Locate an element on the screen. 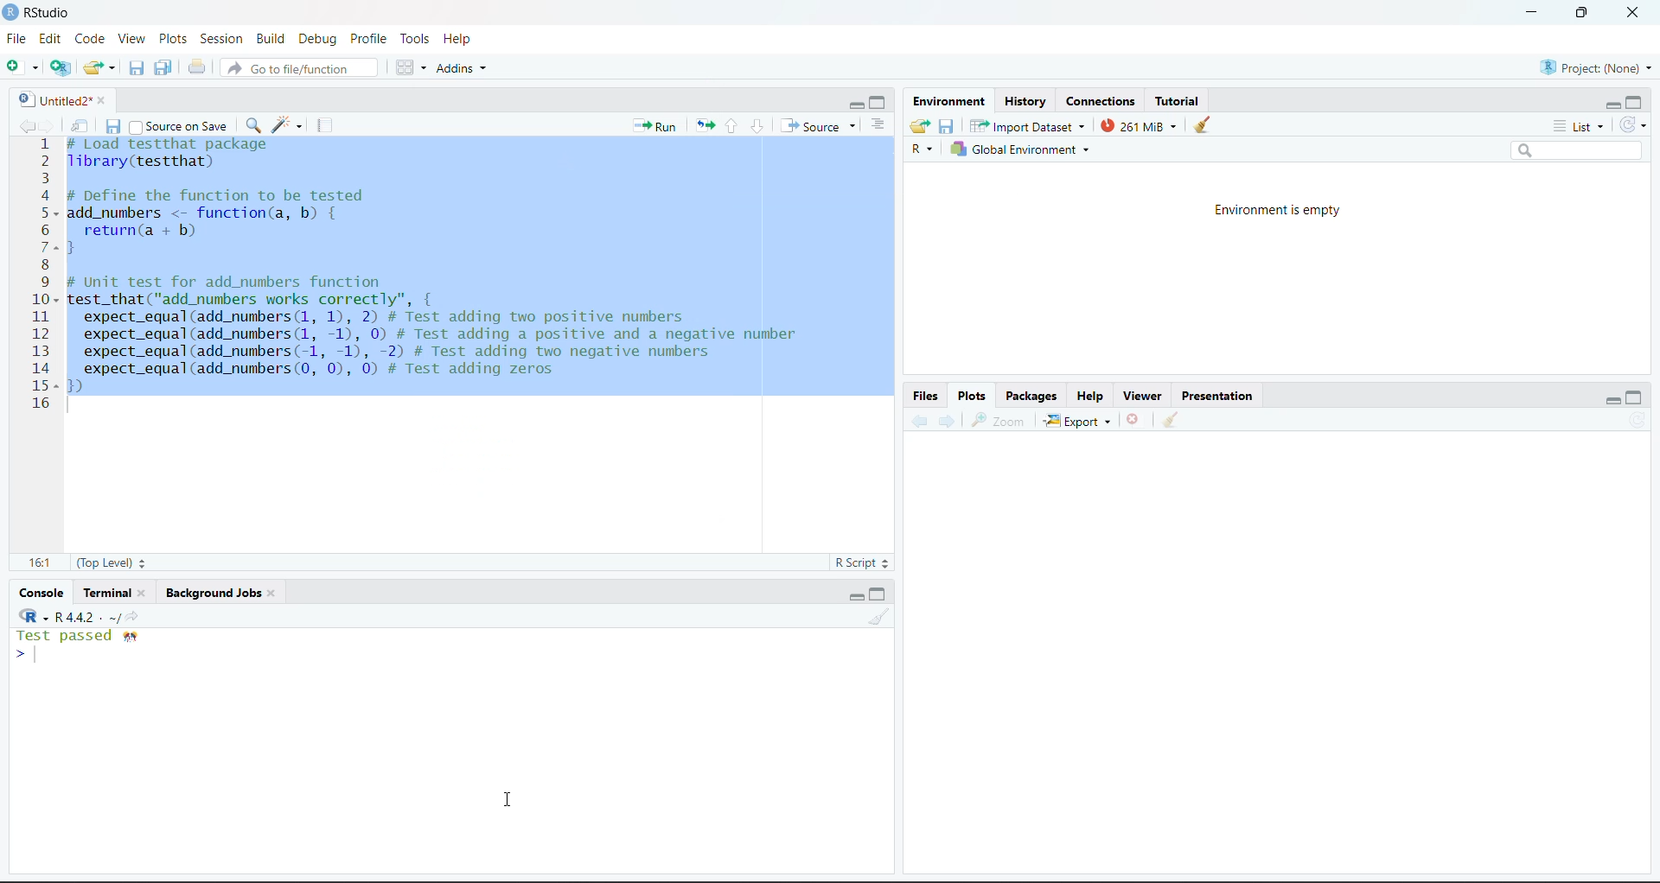  Backward is located at coordinates (918, 419).